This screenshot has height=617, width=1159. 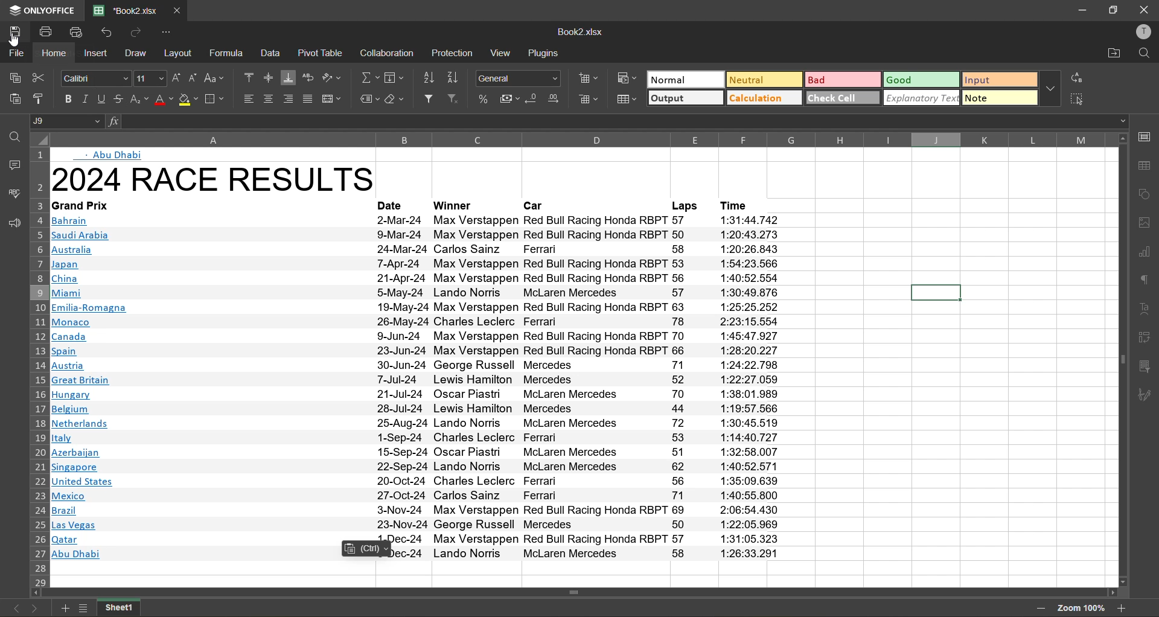 What do you see at coordinates (685, 97) in the screenshot?
I see `output` at bounding box center [685, 97].